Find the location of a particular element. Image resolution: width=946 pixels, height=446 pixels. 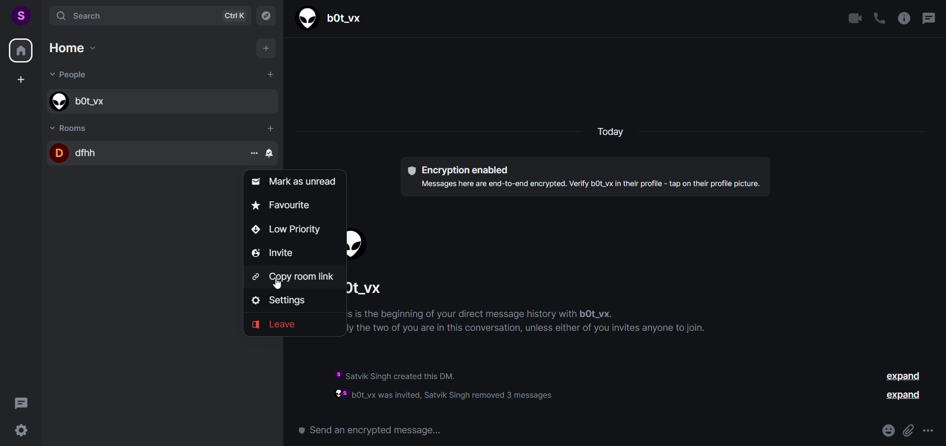

today is located at coordinates (609, 132).